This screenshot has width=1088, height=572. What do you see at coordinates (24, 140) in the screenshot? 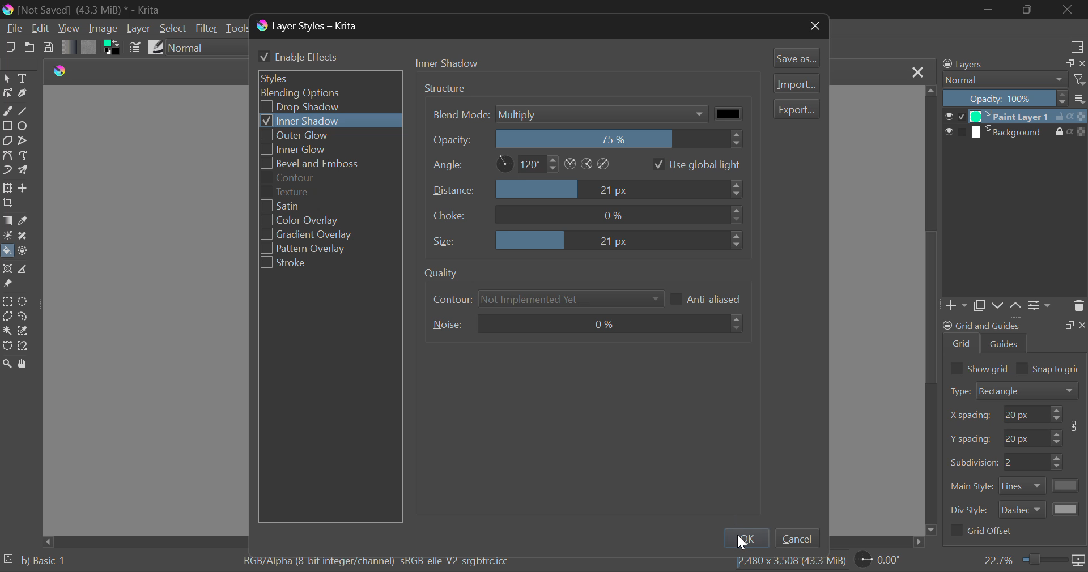
I see `Polyline` at bounding box center [24, 140].